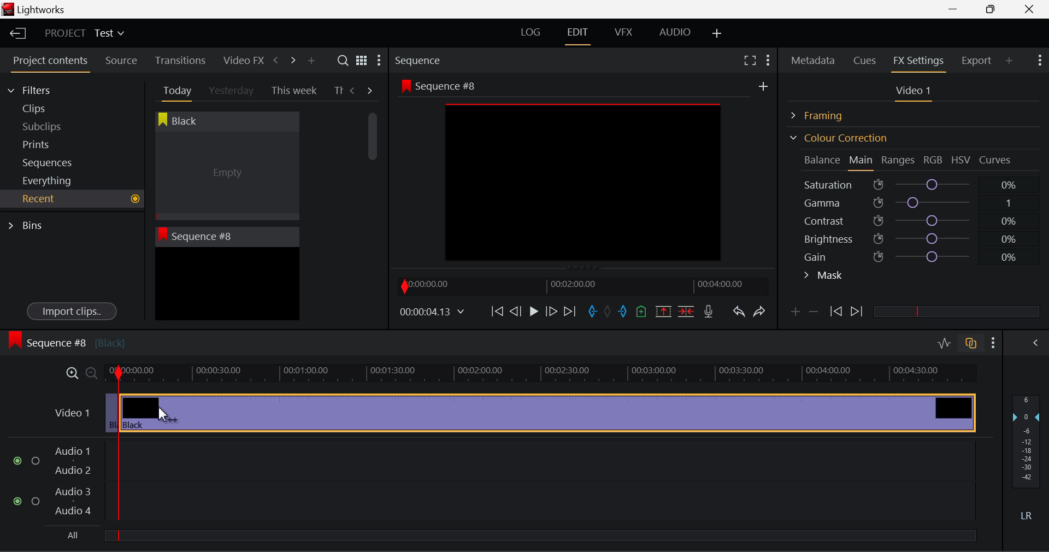 This screenshot has height=552, width=1049. Describe the element at coordinates (232, 91) in the screenshot. I see `Yesterday Tab` at that location.